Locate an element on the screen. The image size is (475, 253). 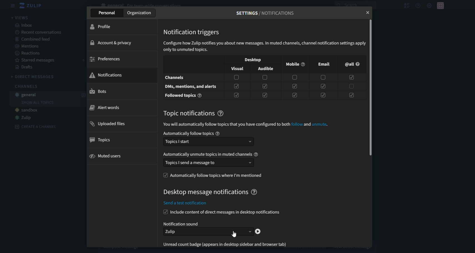
checkbox is located at coordinates (322, 86).